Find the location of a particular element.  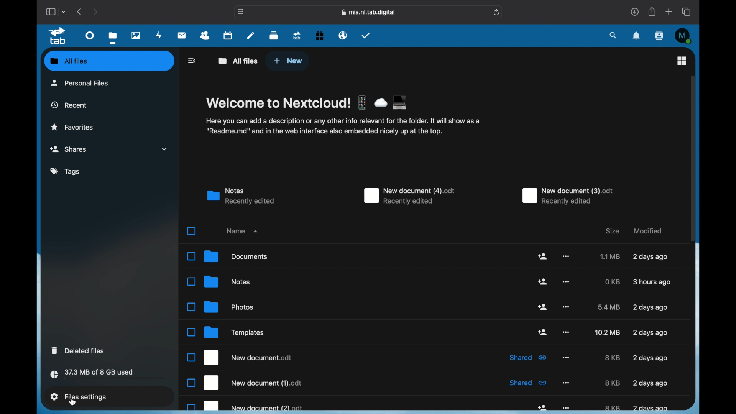

modified is located at coordinates (651, 358).